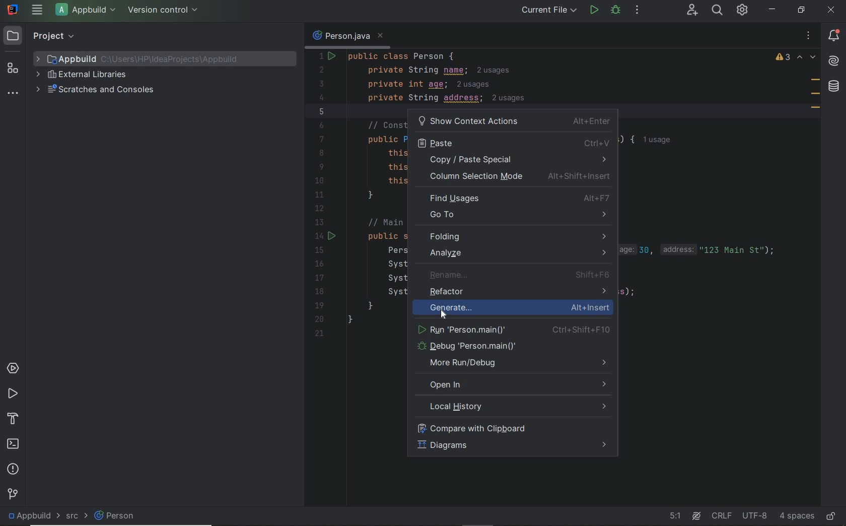  Describe the element at coordinates (14, 10) in the screenshot. I see `system name` at that location.